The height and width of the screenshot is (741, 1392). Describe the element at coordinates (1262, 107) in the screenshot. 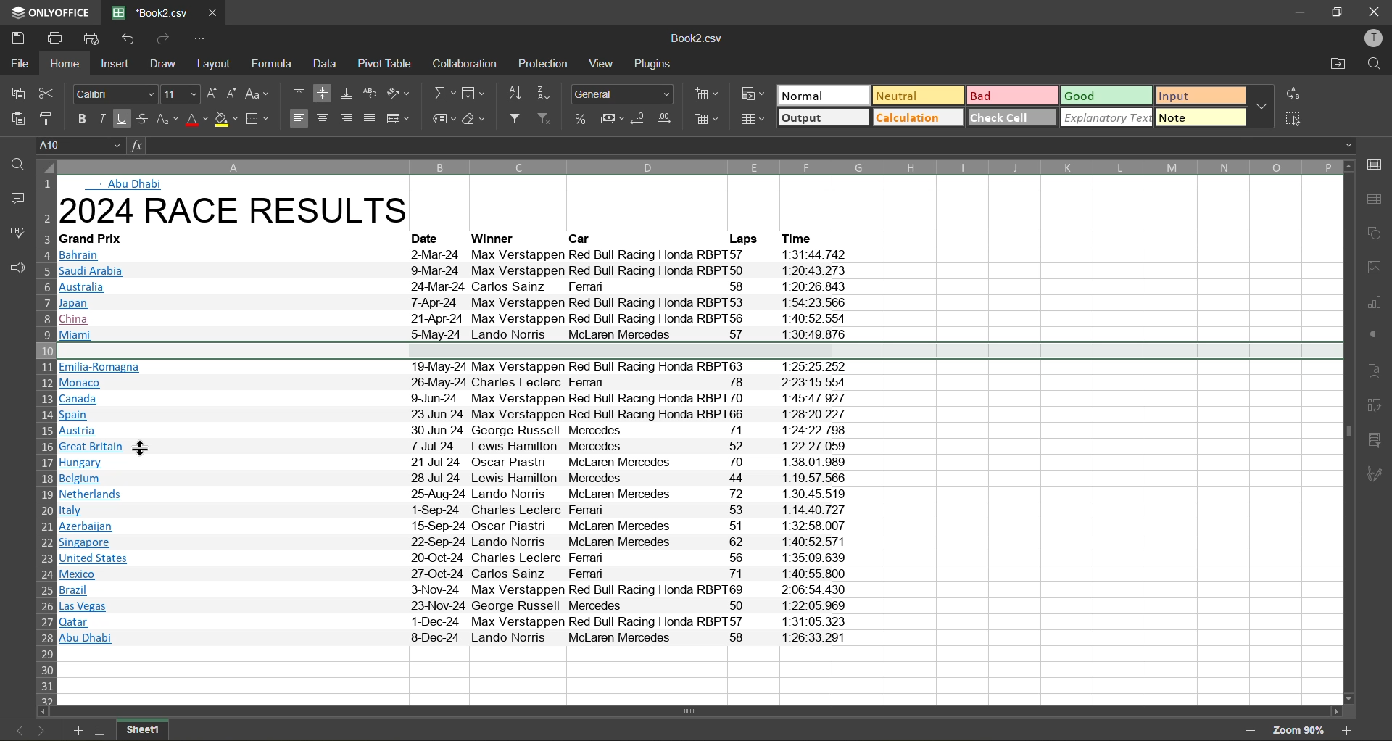

I see `more options` at that location.